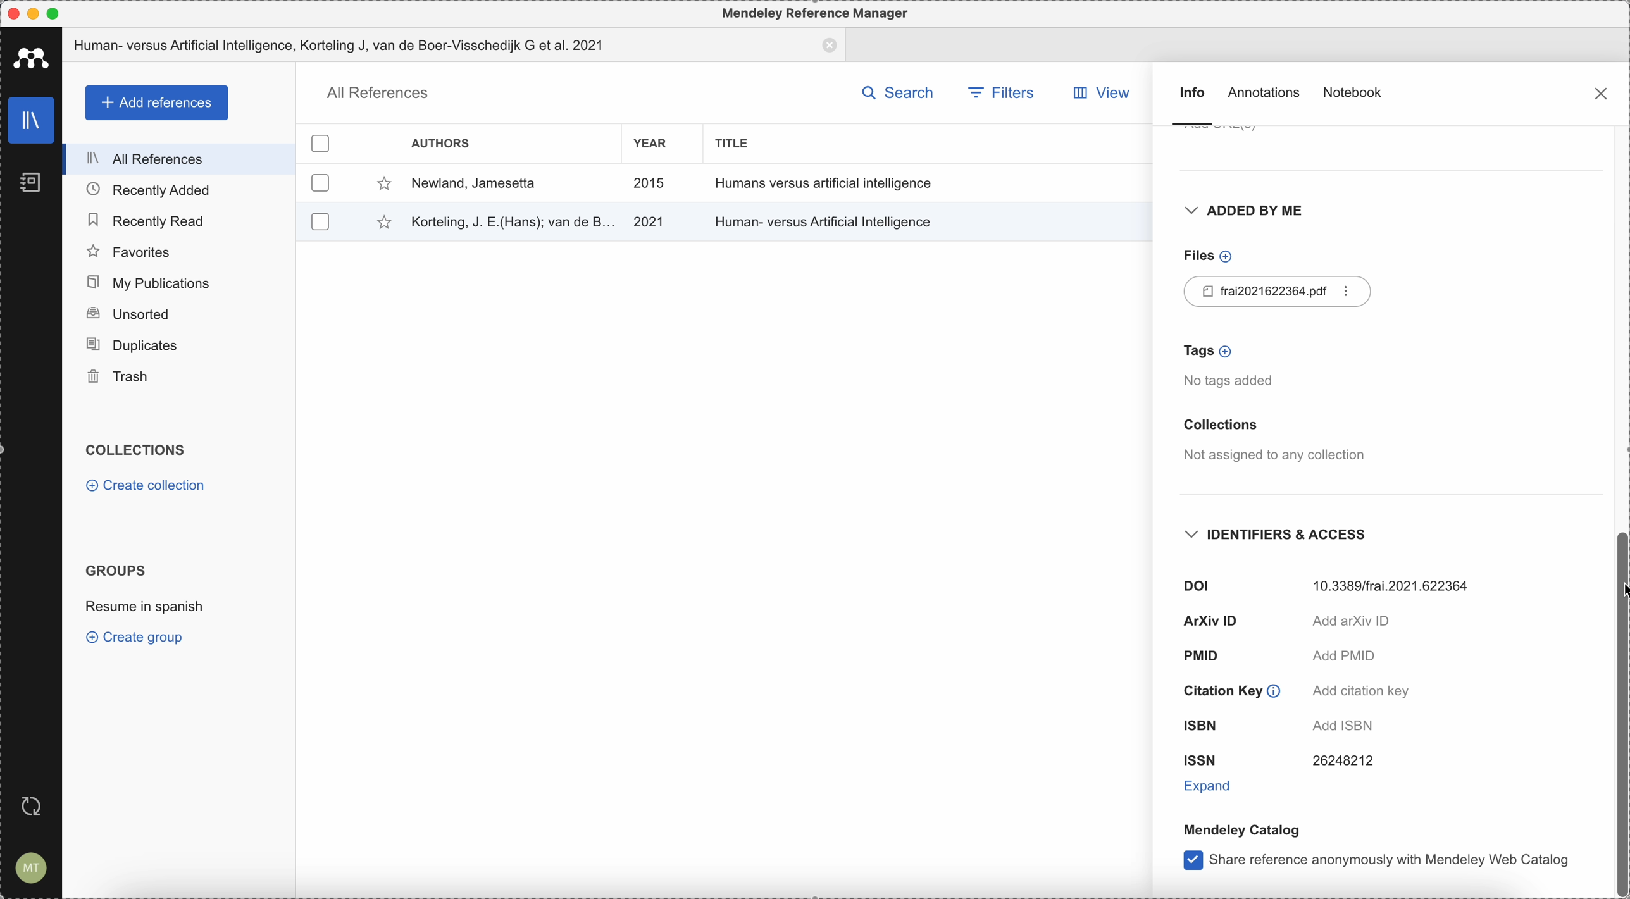 The image size is (1630, 899). I want to click on DOI, so click(1331, 583).